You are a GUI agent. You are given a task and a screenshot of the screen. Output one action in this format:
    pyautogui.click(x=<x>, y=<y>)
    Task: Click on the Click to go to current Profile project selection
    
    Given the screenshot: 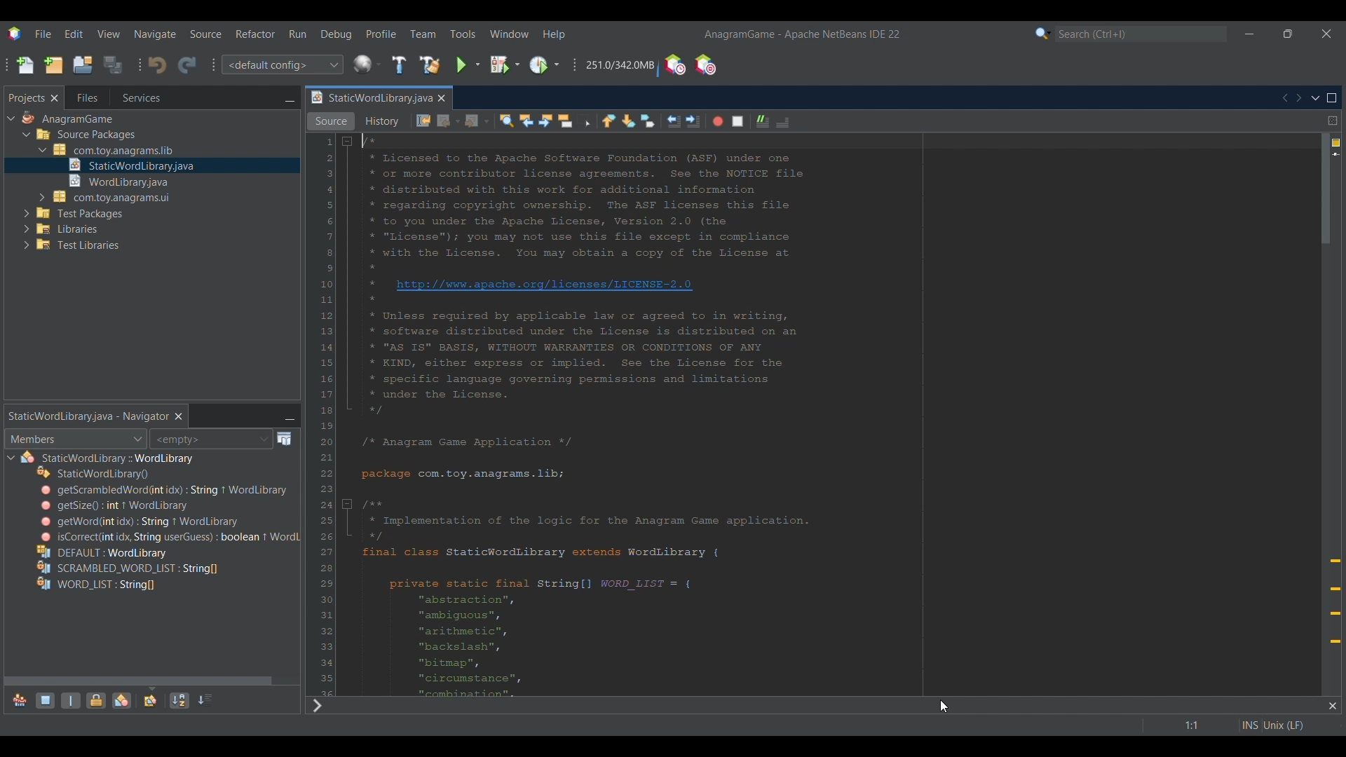 What is the action you would take?
    pyautogui.click(x=538, y=65)
    